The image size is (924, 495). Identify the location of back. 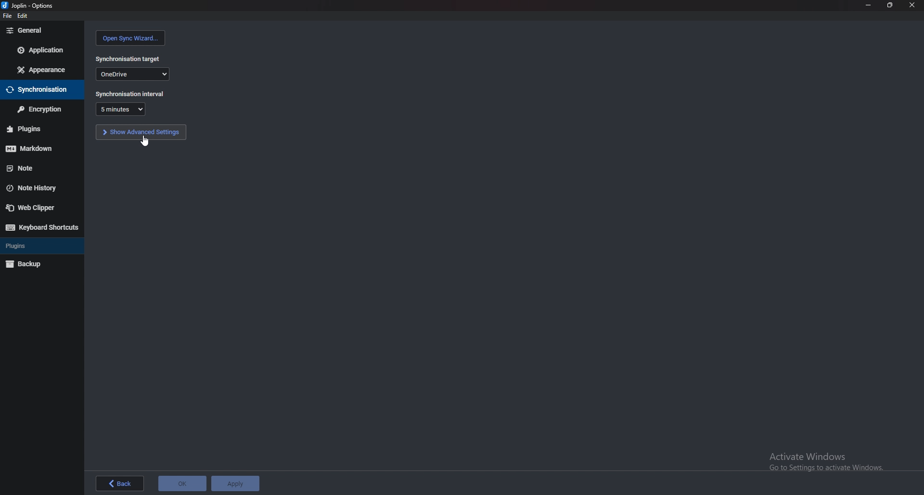
(121, 484).